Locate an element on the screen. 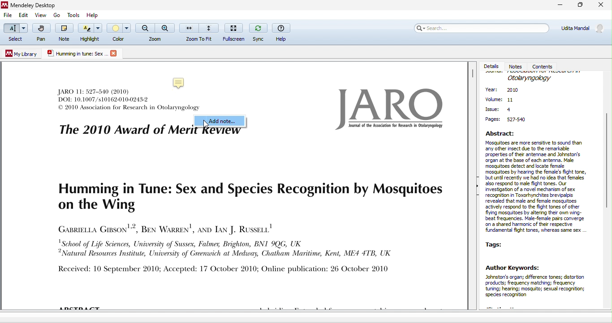  notes is located at coordinates (517, 66).